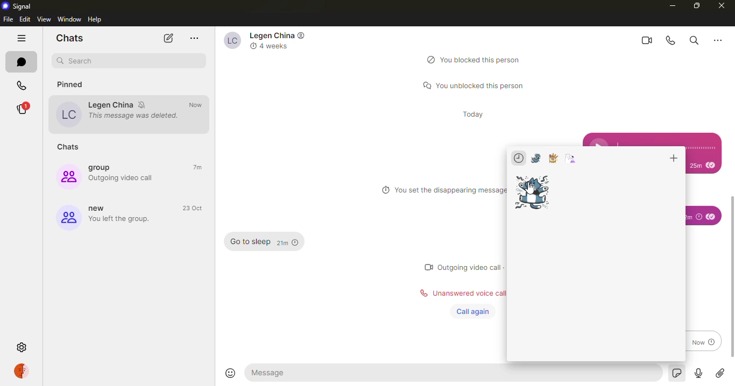  I want to click on time, so click(695, 217).